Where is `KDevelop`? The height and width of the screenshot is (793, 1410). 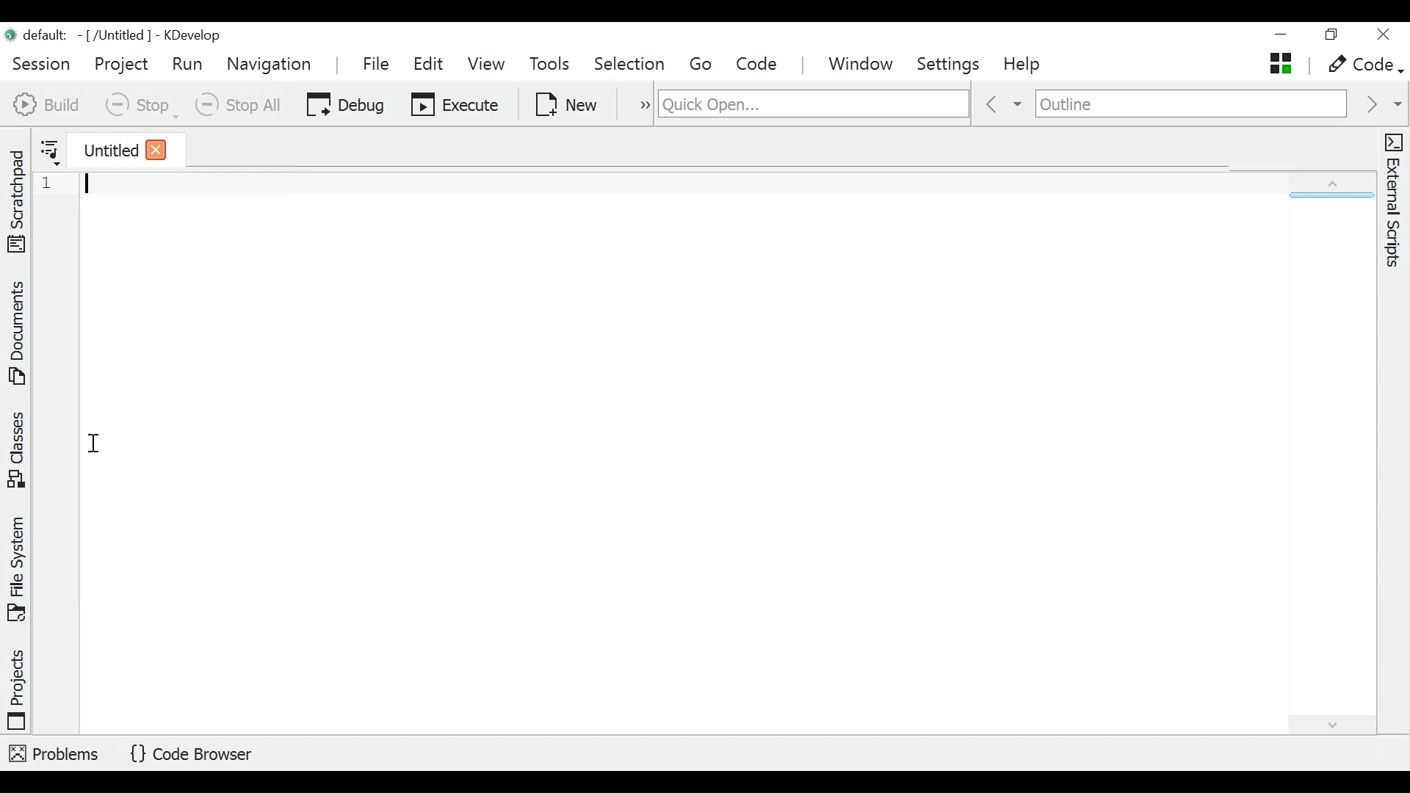 KDevelop is located at coordinates (192, 35).